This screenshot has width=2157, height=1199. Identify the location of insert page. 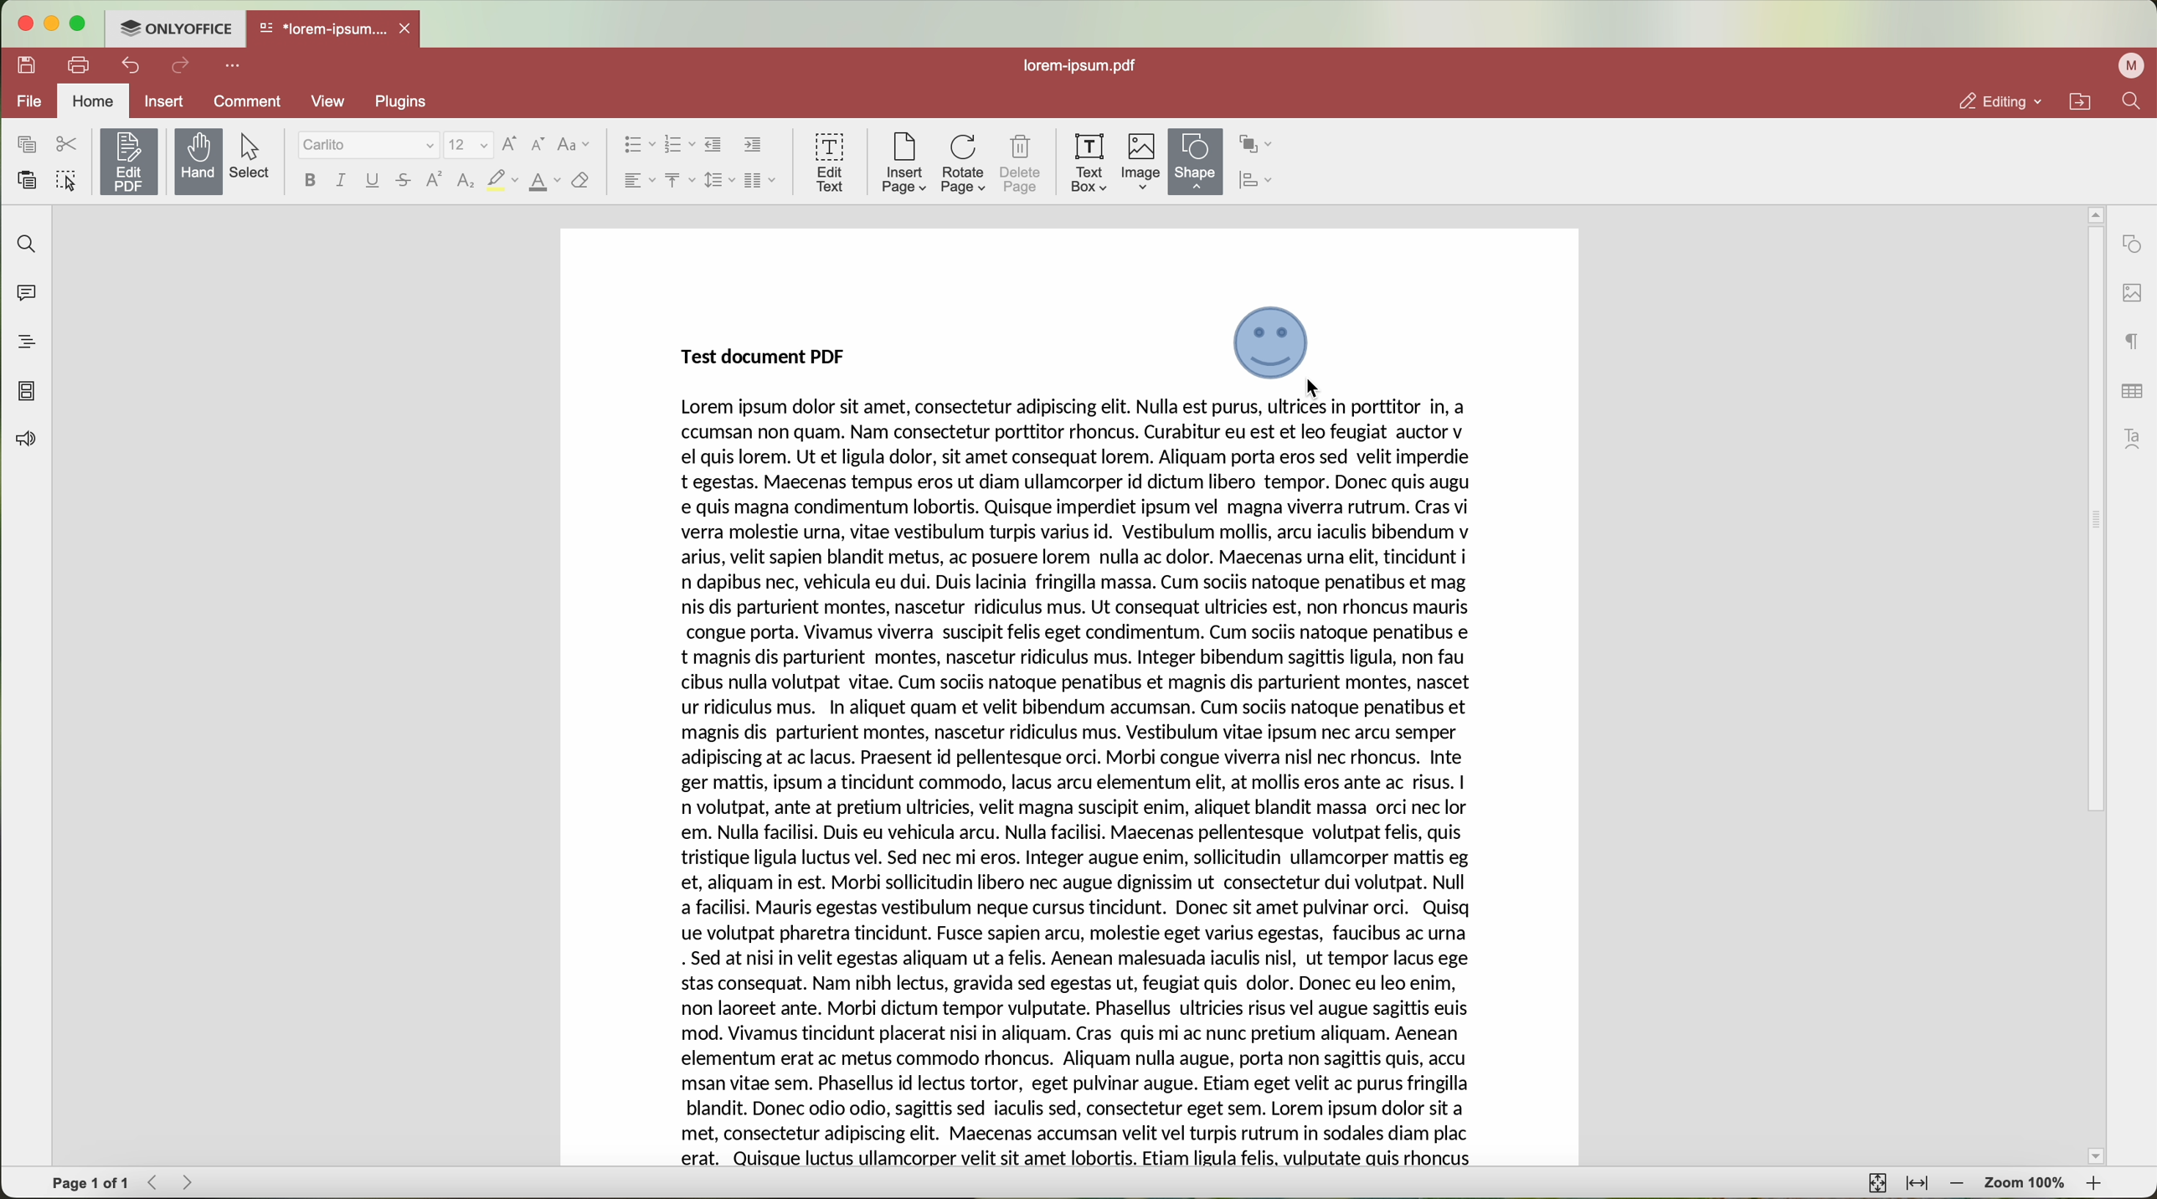
(901, 163).